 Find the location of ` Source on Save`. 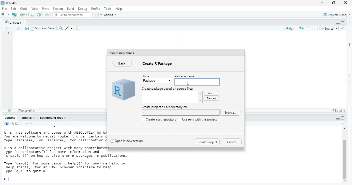

 Source on Save is located at coordinates (43, 29).